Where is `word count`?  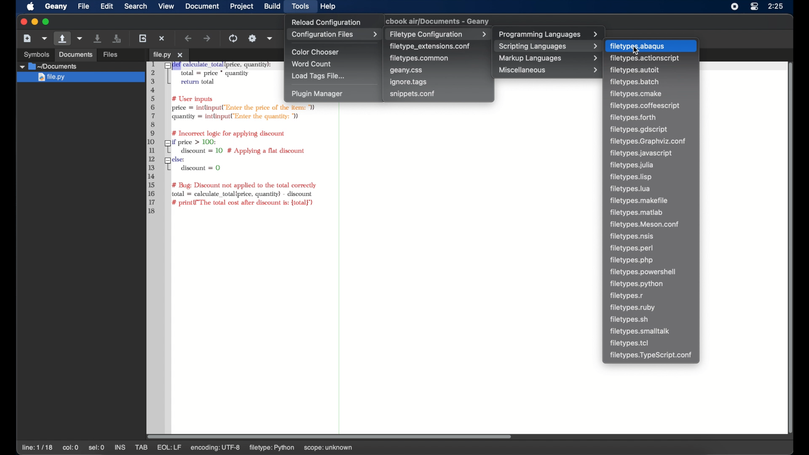
word count is located at coordinates (313, 64).